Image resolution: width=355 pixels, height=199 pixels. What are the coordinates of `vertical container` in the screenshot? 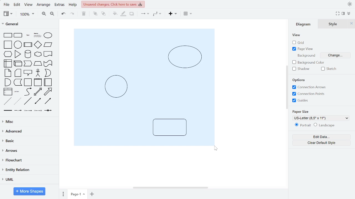 It's located at (38, 83).